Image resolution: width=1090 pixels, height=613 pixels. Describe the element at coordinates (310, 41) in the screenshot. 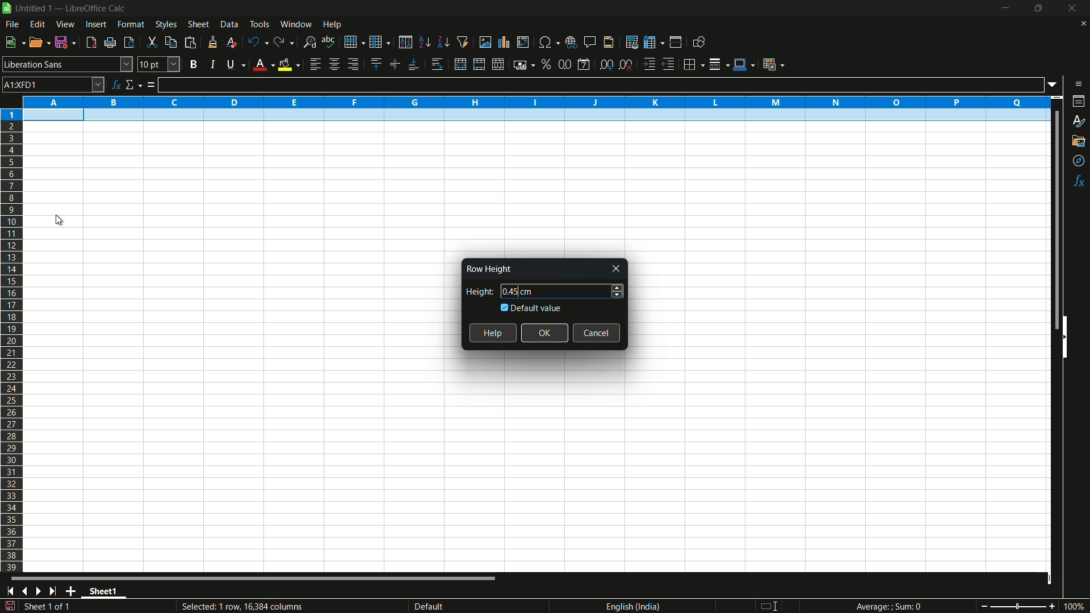

I see `find and replace` at that location.